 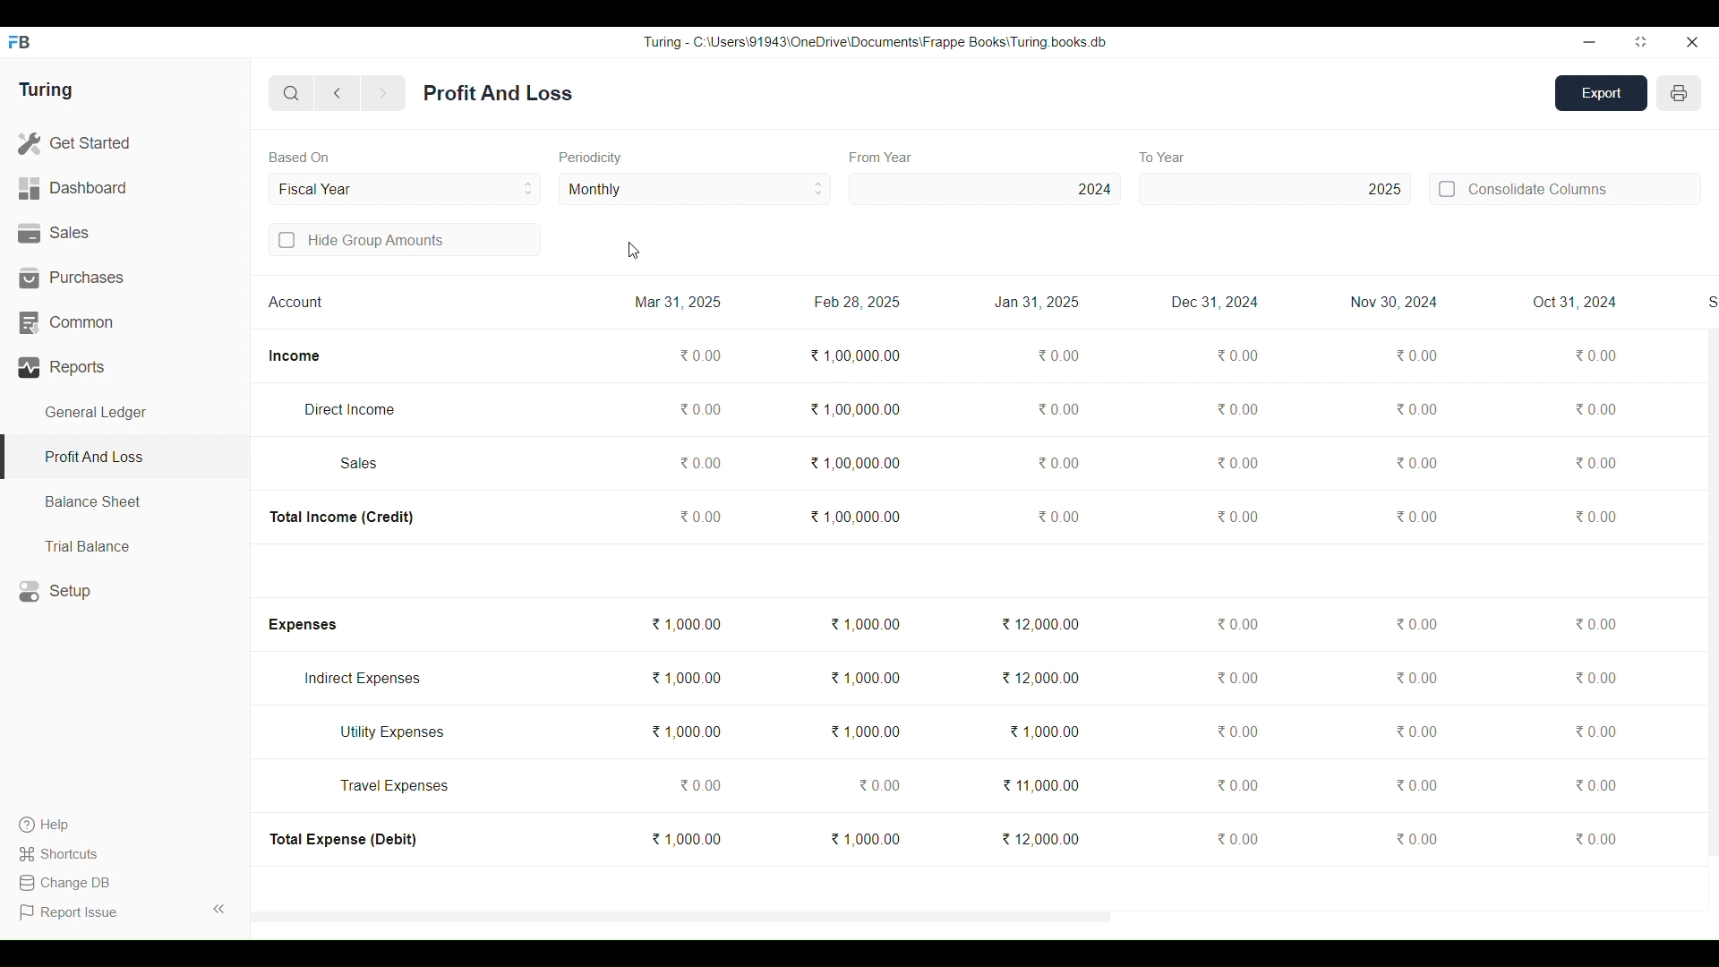 I want to click on 1,00,000.00, so click(x=855, y=355).